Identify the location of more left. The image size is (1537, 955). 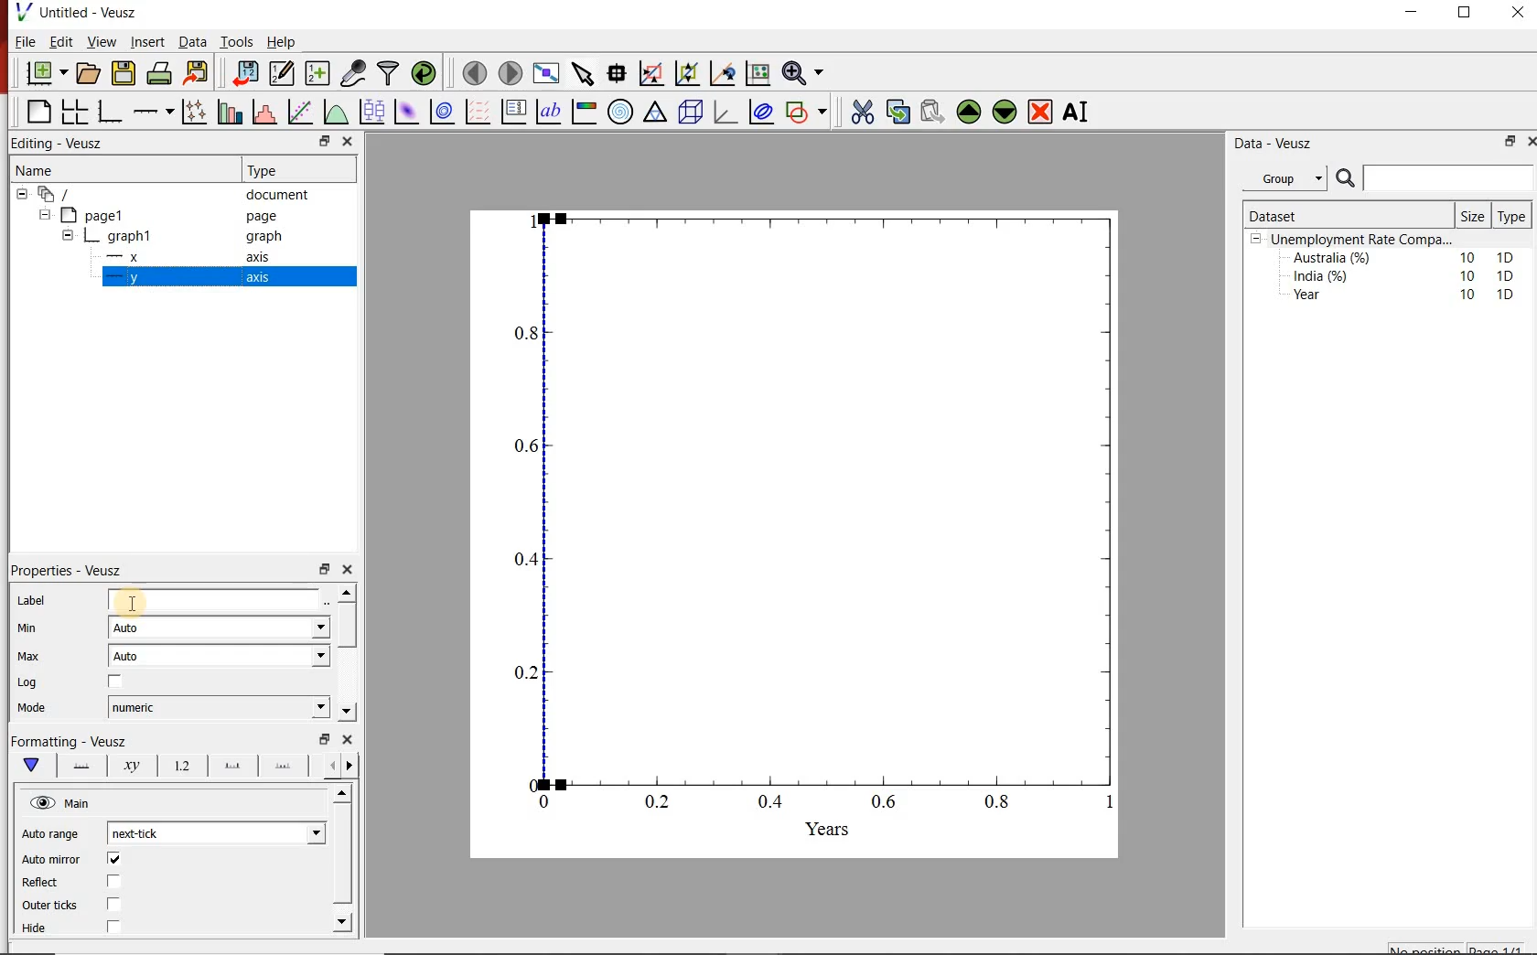
(328, 765).